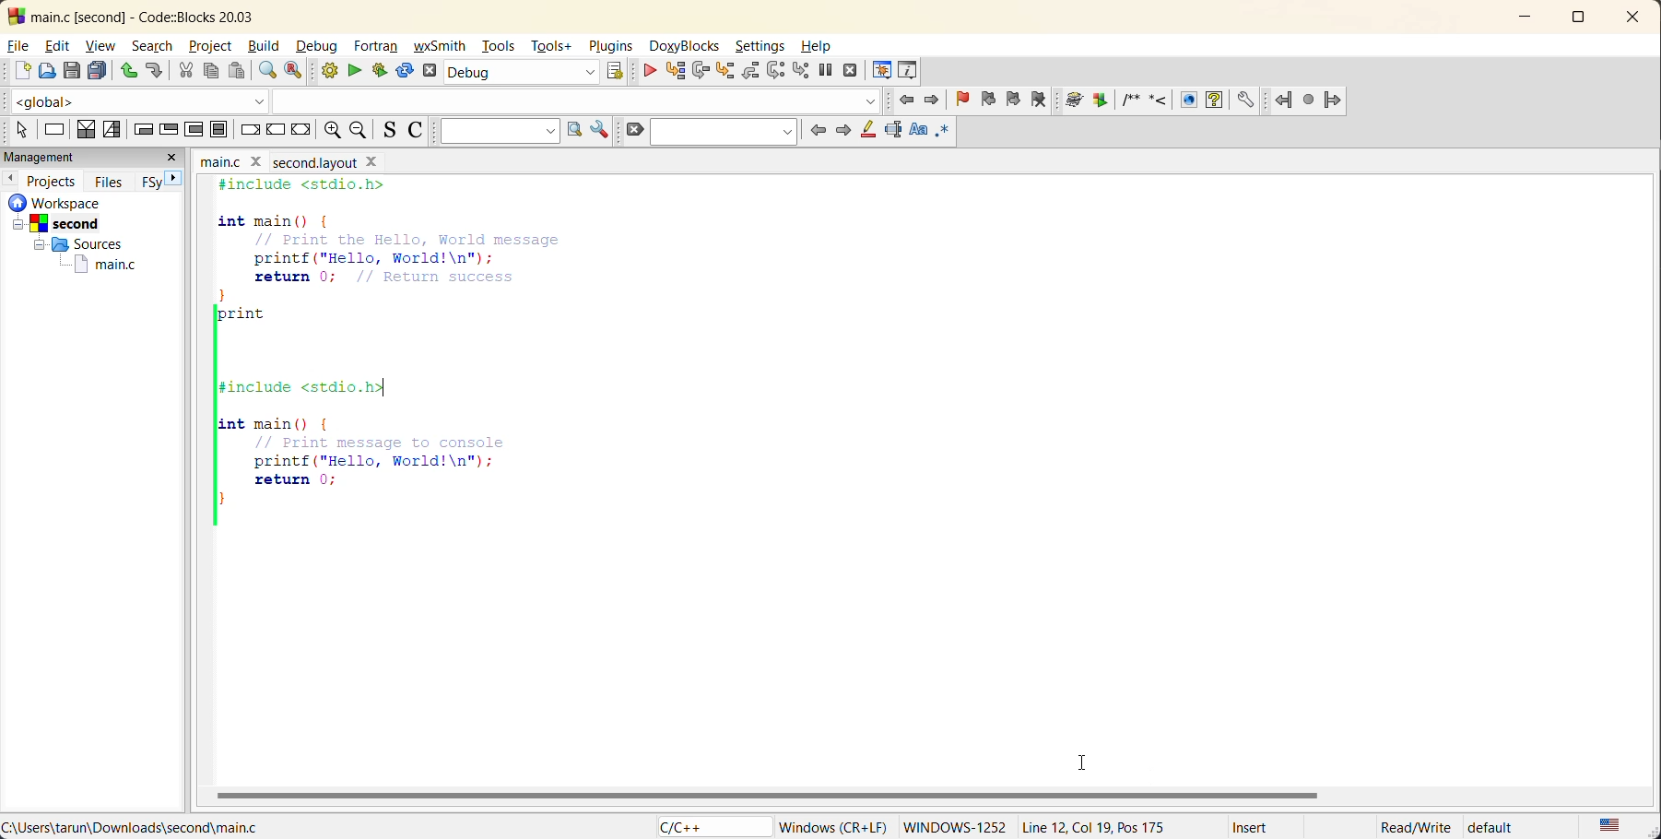  Describe the element at coordinates (166, 129) in the screenshot. I see `exit condition loop` at that location.